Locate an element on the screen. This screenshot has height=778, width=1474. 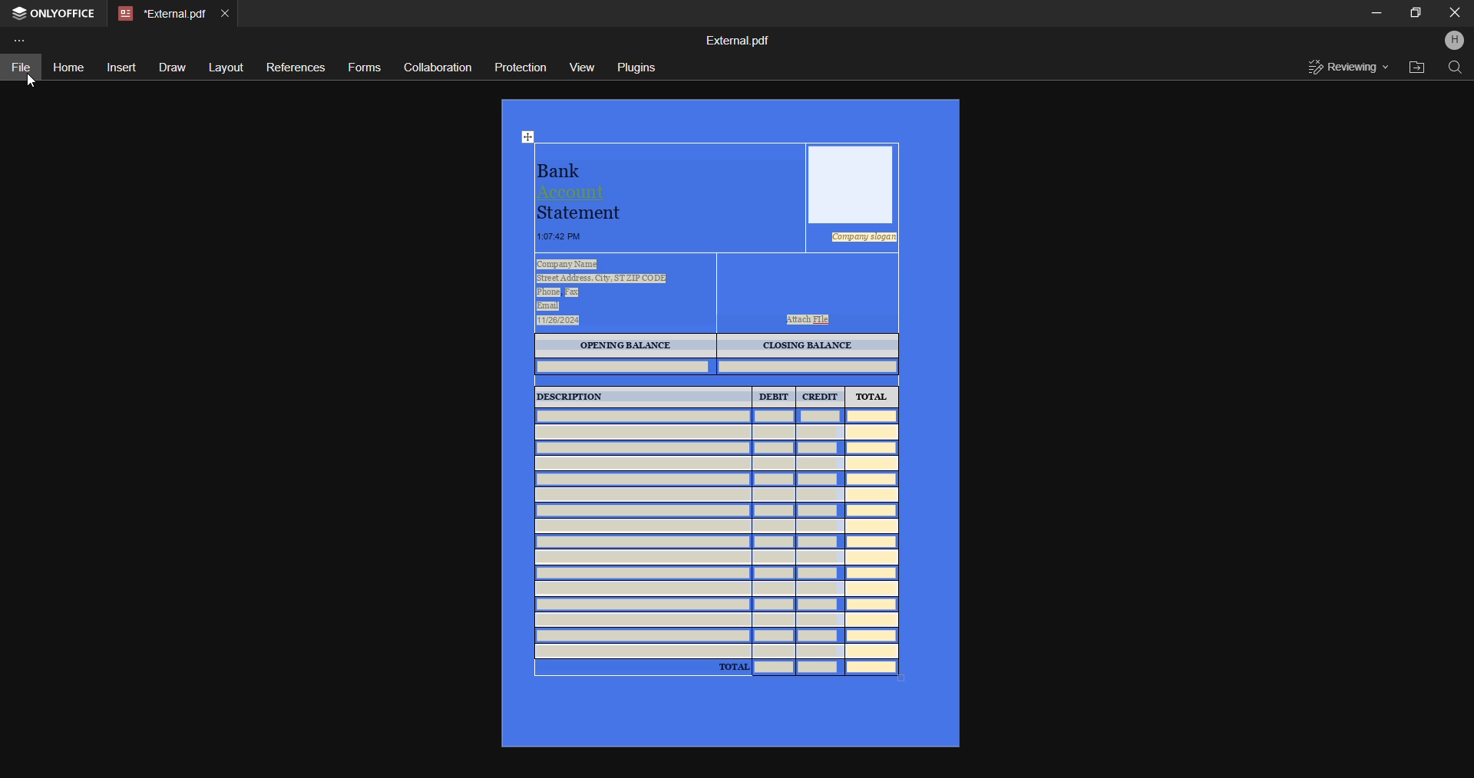
External.pdf(File name) is located at coordinates (739, 39).